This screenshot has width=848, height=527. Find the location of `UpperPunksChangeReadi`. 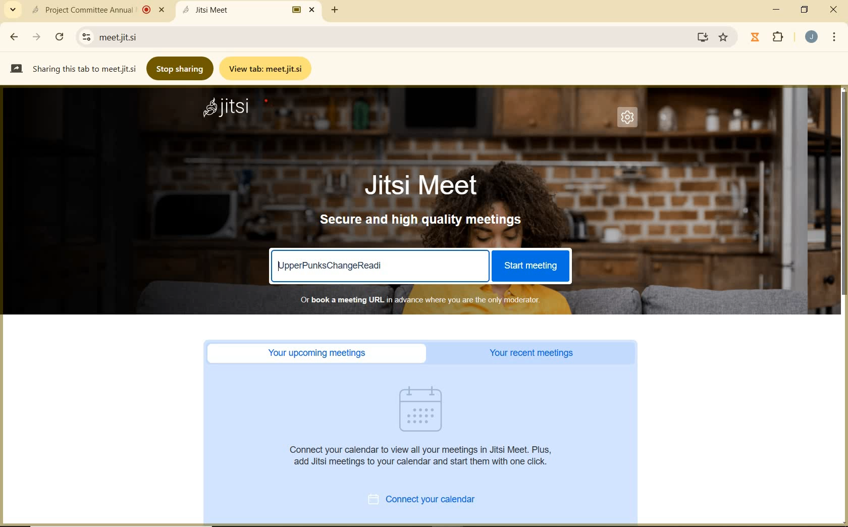

UpperPunksChangeReadi is located at coordinates (332, 265).